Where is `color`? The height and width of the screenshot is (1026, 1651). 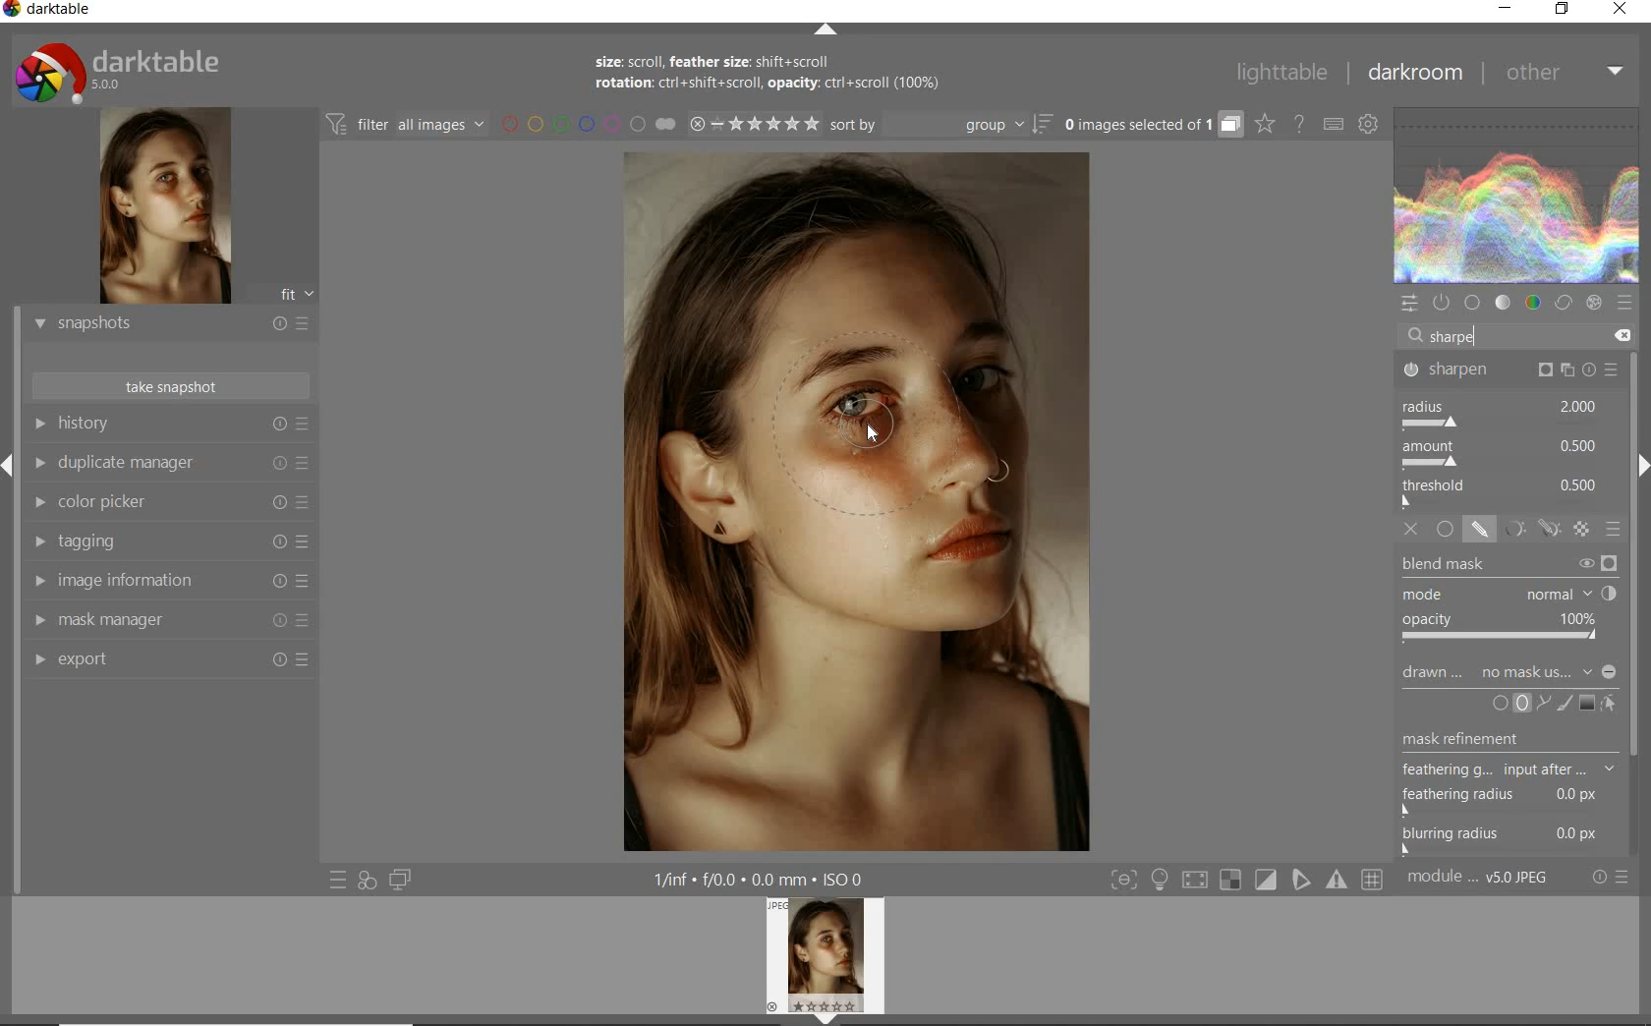
color is located at coordinates (1534, 305).